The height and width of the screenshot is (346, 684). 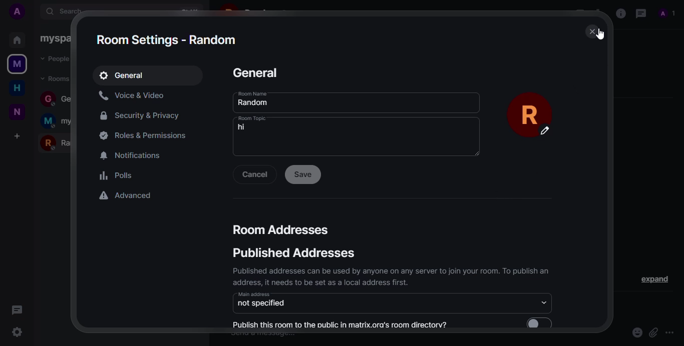 What do you see at coordinates (134, 95) in the screenshot?
I see `voice&video` at bounding box center [134, 95].